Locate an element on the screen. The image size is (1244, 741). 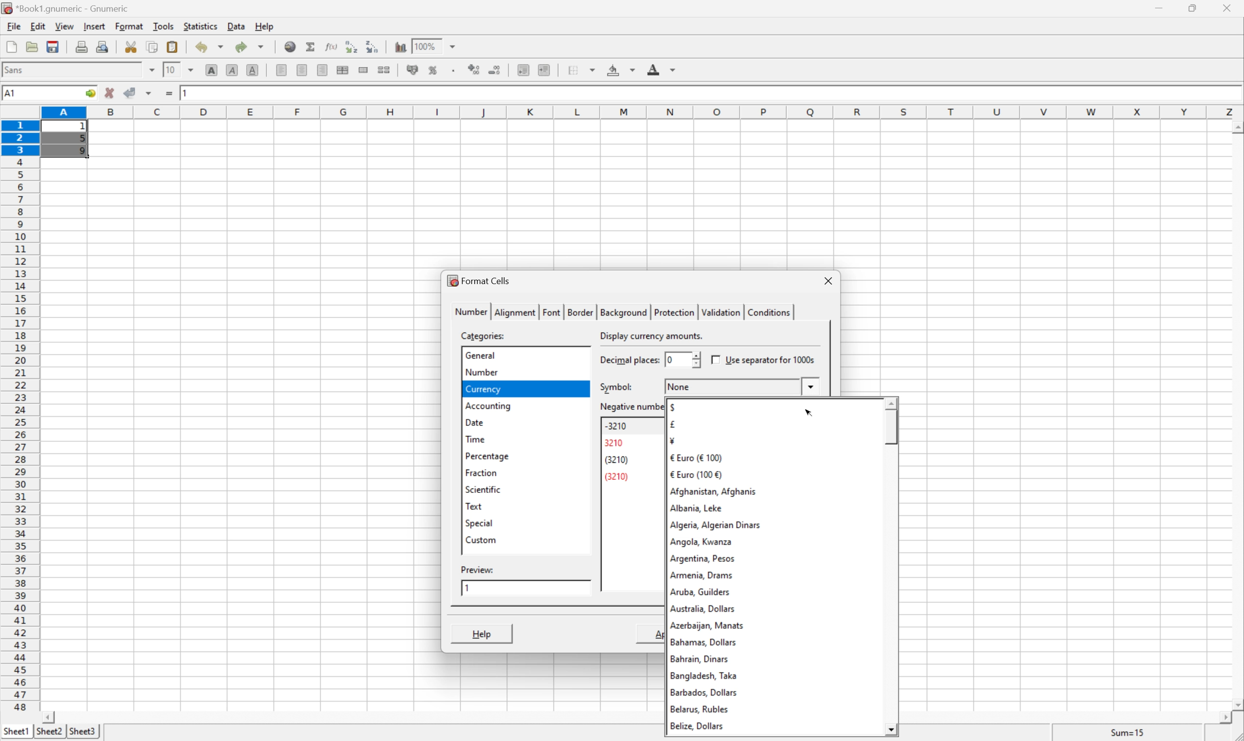
Set the format of the selected cells to include a thousands separator is located at coordinates (455, 70).